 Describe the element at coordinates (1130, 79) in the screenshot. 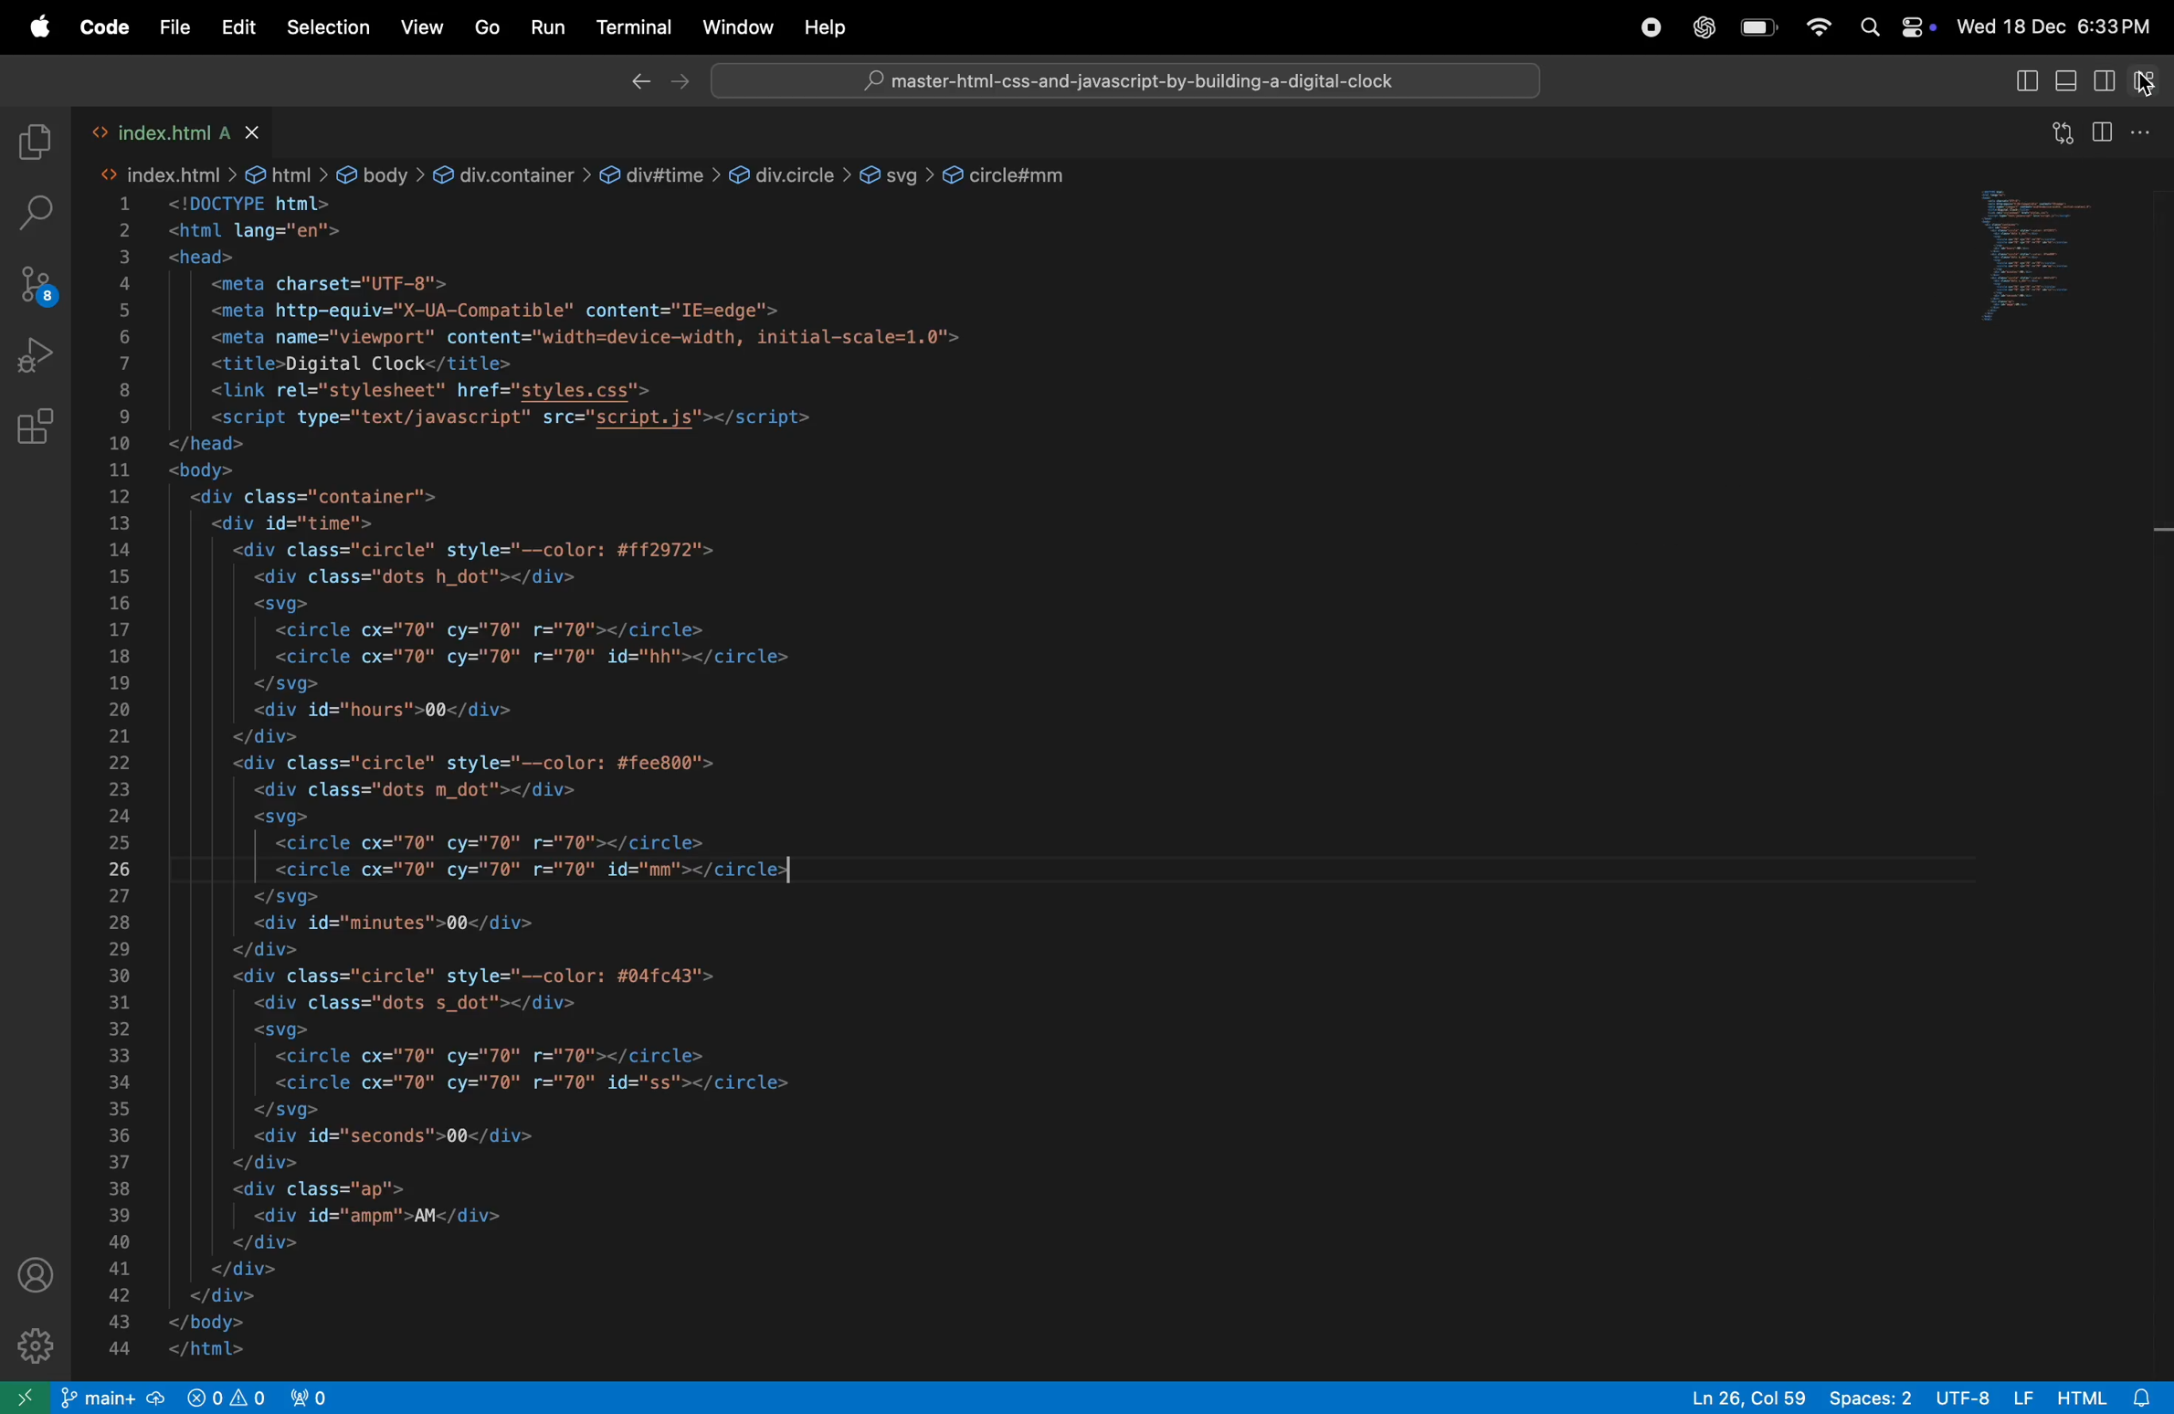

I see `Search bar` at that location.